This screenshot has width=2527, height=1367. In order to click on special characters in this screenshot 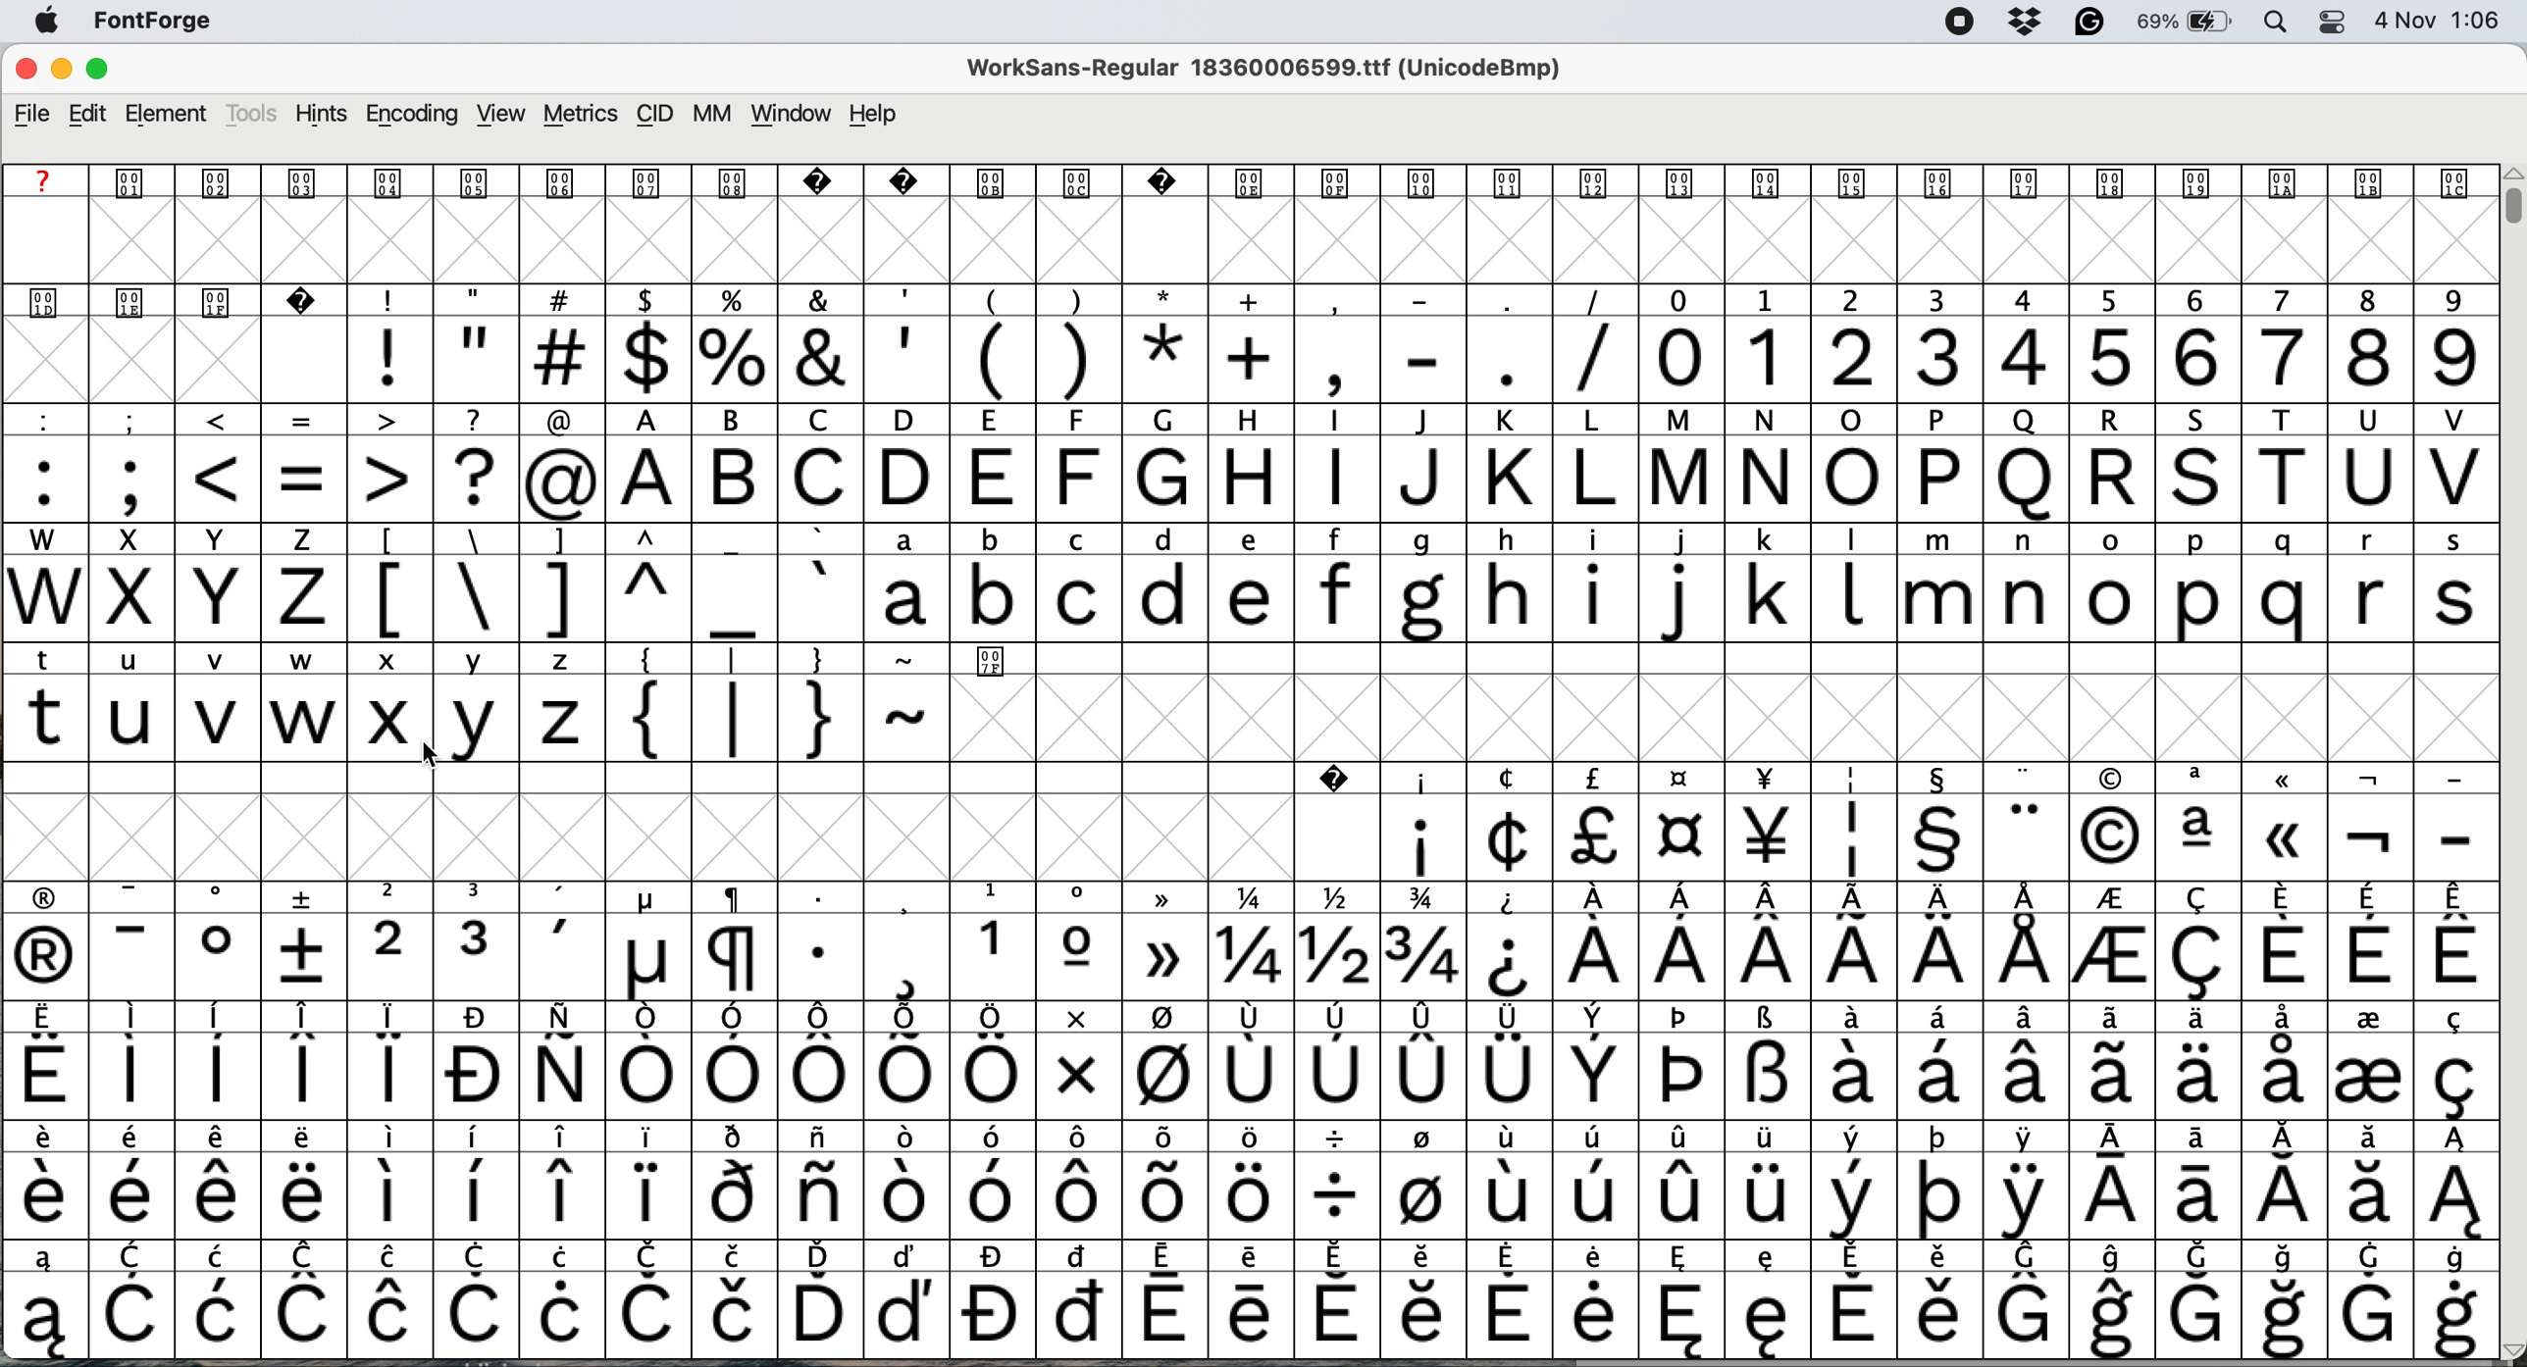, I will do `click(515, 661)`.